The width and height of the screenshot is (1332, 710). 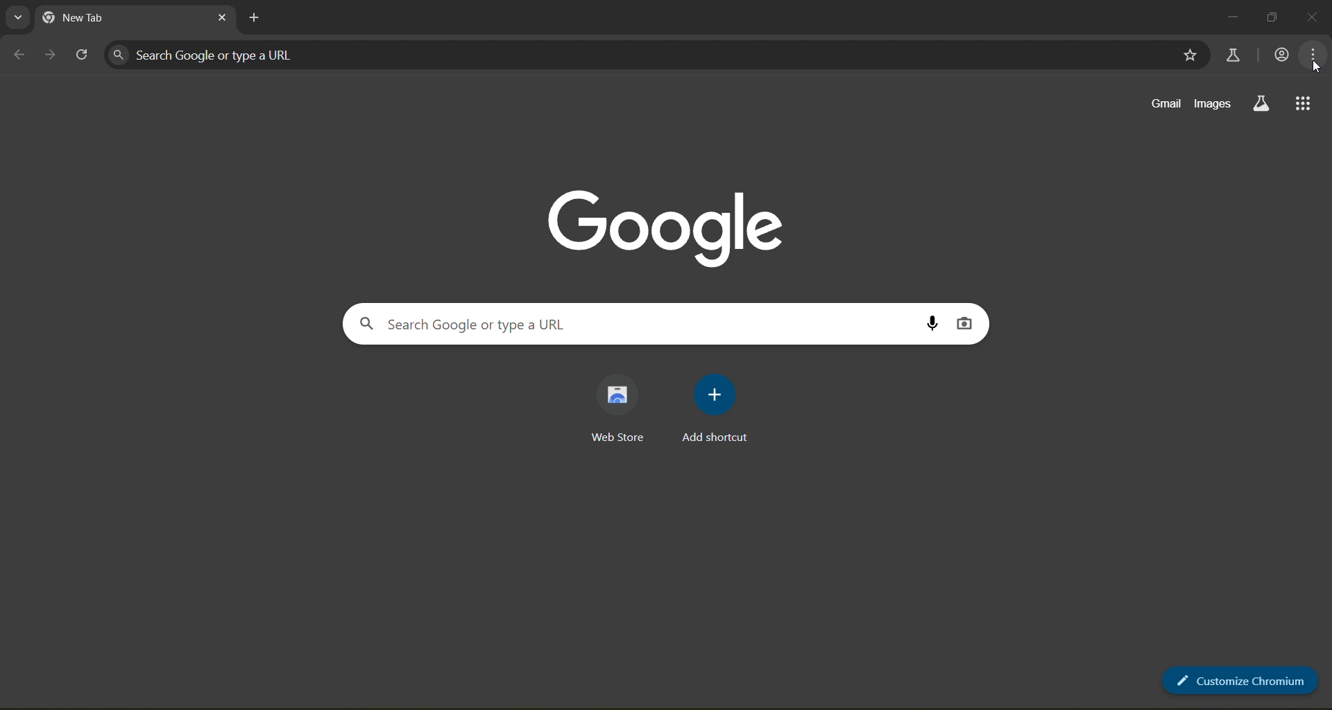 What do you see at coordinates (1280, 53) in the screenshot?
I see `account` at bounding box center [1280, 53].